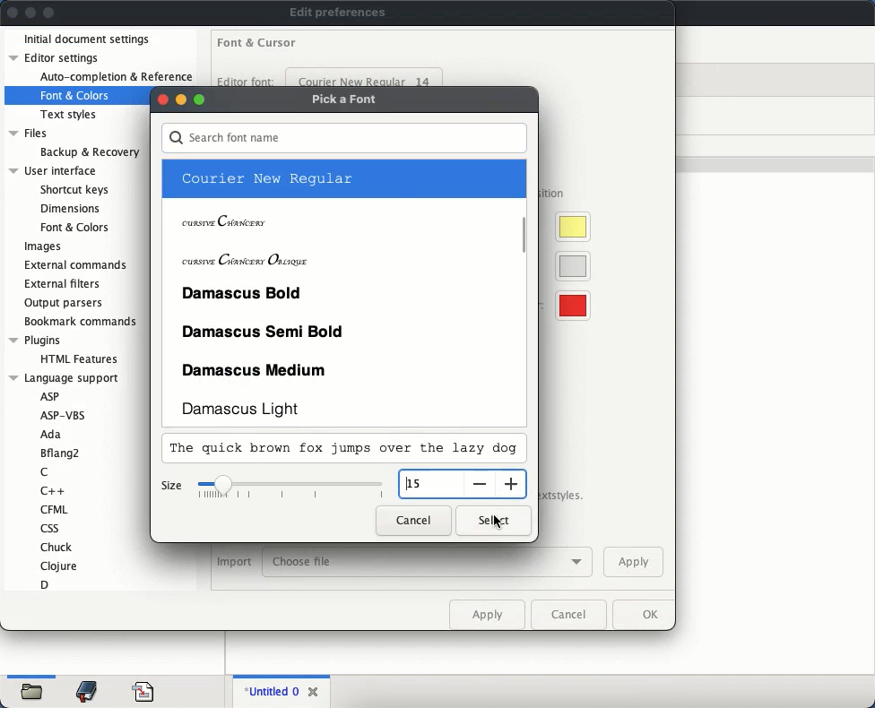 The width and height of the screenshot is (875, 708). What do you see at coordinates (49, 13) in the screenshot?
I see `maximize` at bounding box center [49, 13].